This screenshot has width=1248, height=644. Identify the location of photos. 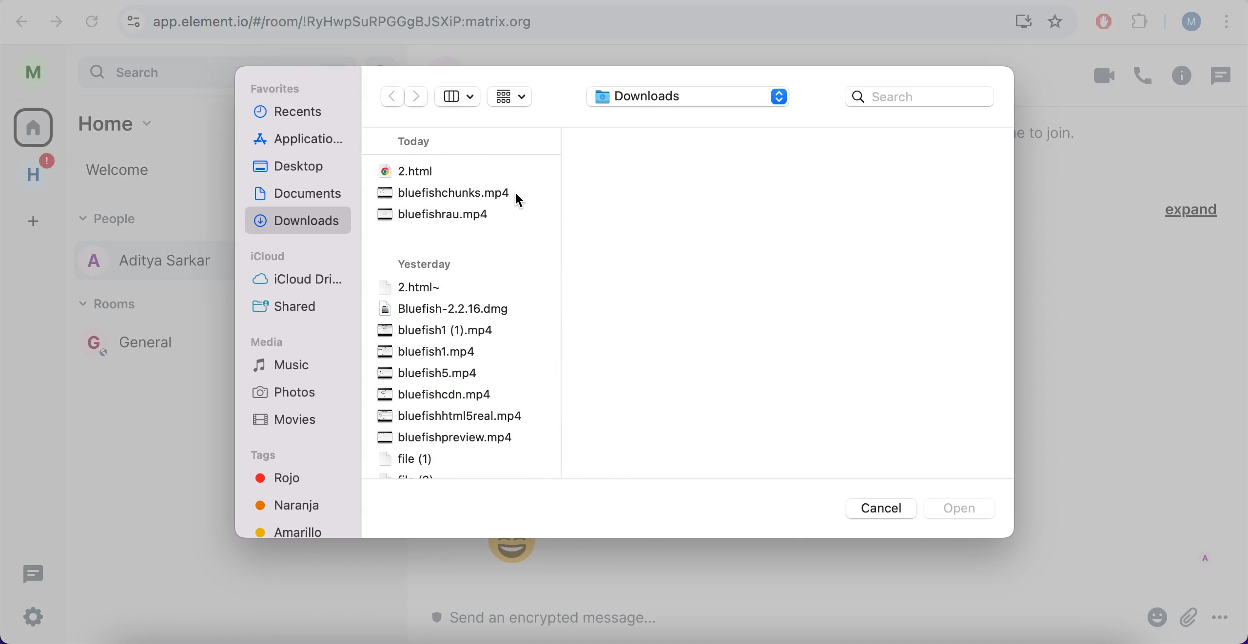
(284, 392).